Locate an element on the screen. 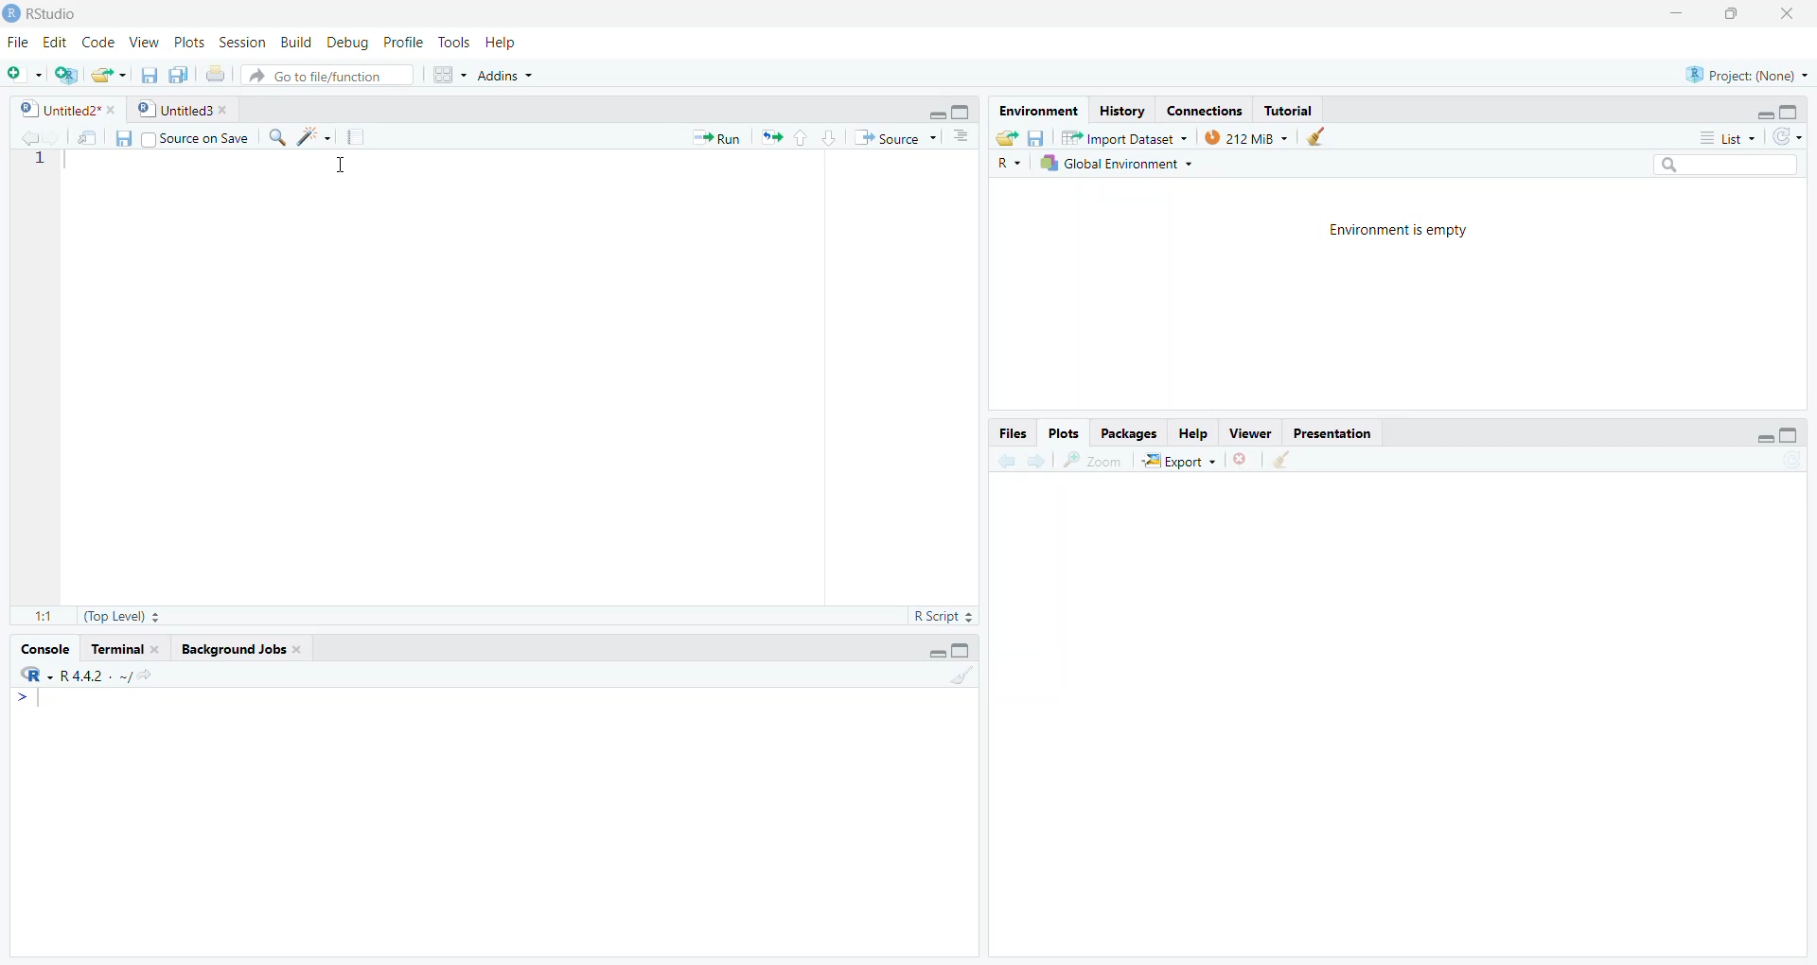  1 1 is located at coordinates (41, 613).